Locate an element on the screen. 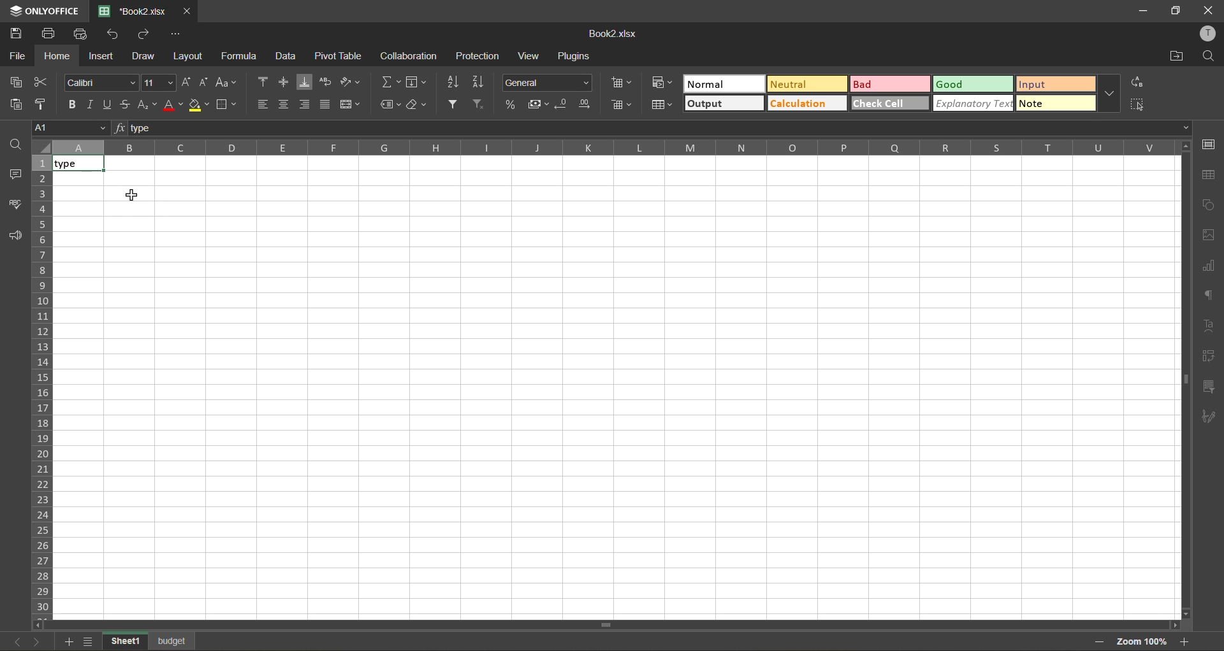 The height and width of the screenshot is (651, 1224). change case is located at coordinates (226, 82).